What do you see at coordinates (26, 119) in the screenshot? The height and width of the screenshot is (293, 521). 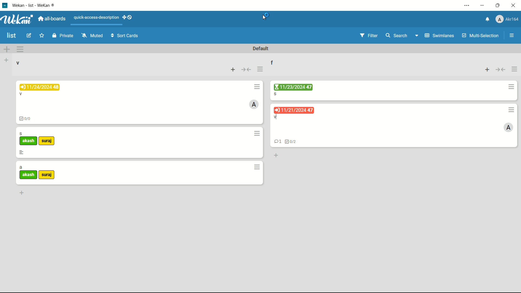 I see `checklist` at bounding box center [26, 119].